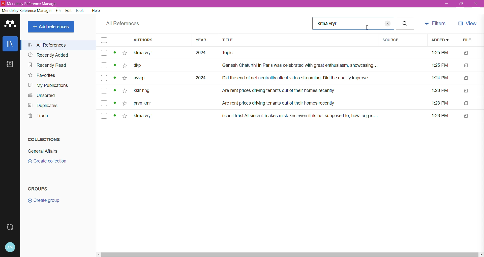 This screenshot has height=257, width=484. What do you see at coordinates (80, 11) in the screenshot?
I see `Tools` at bounding box center [80, 11].